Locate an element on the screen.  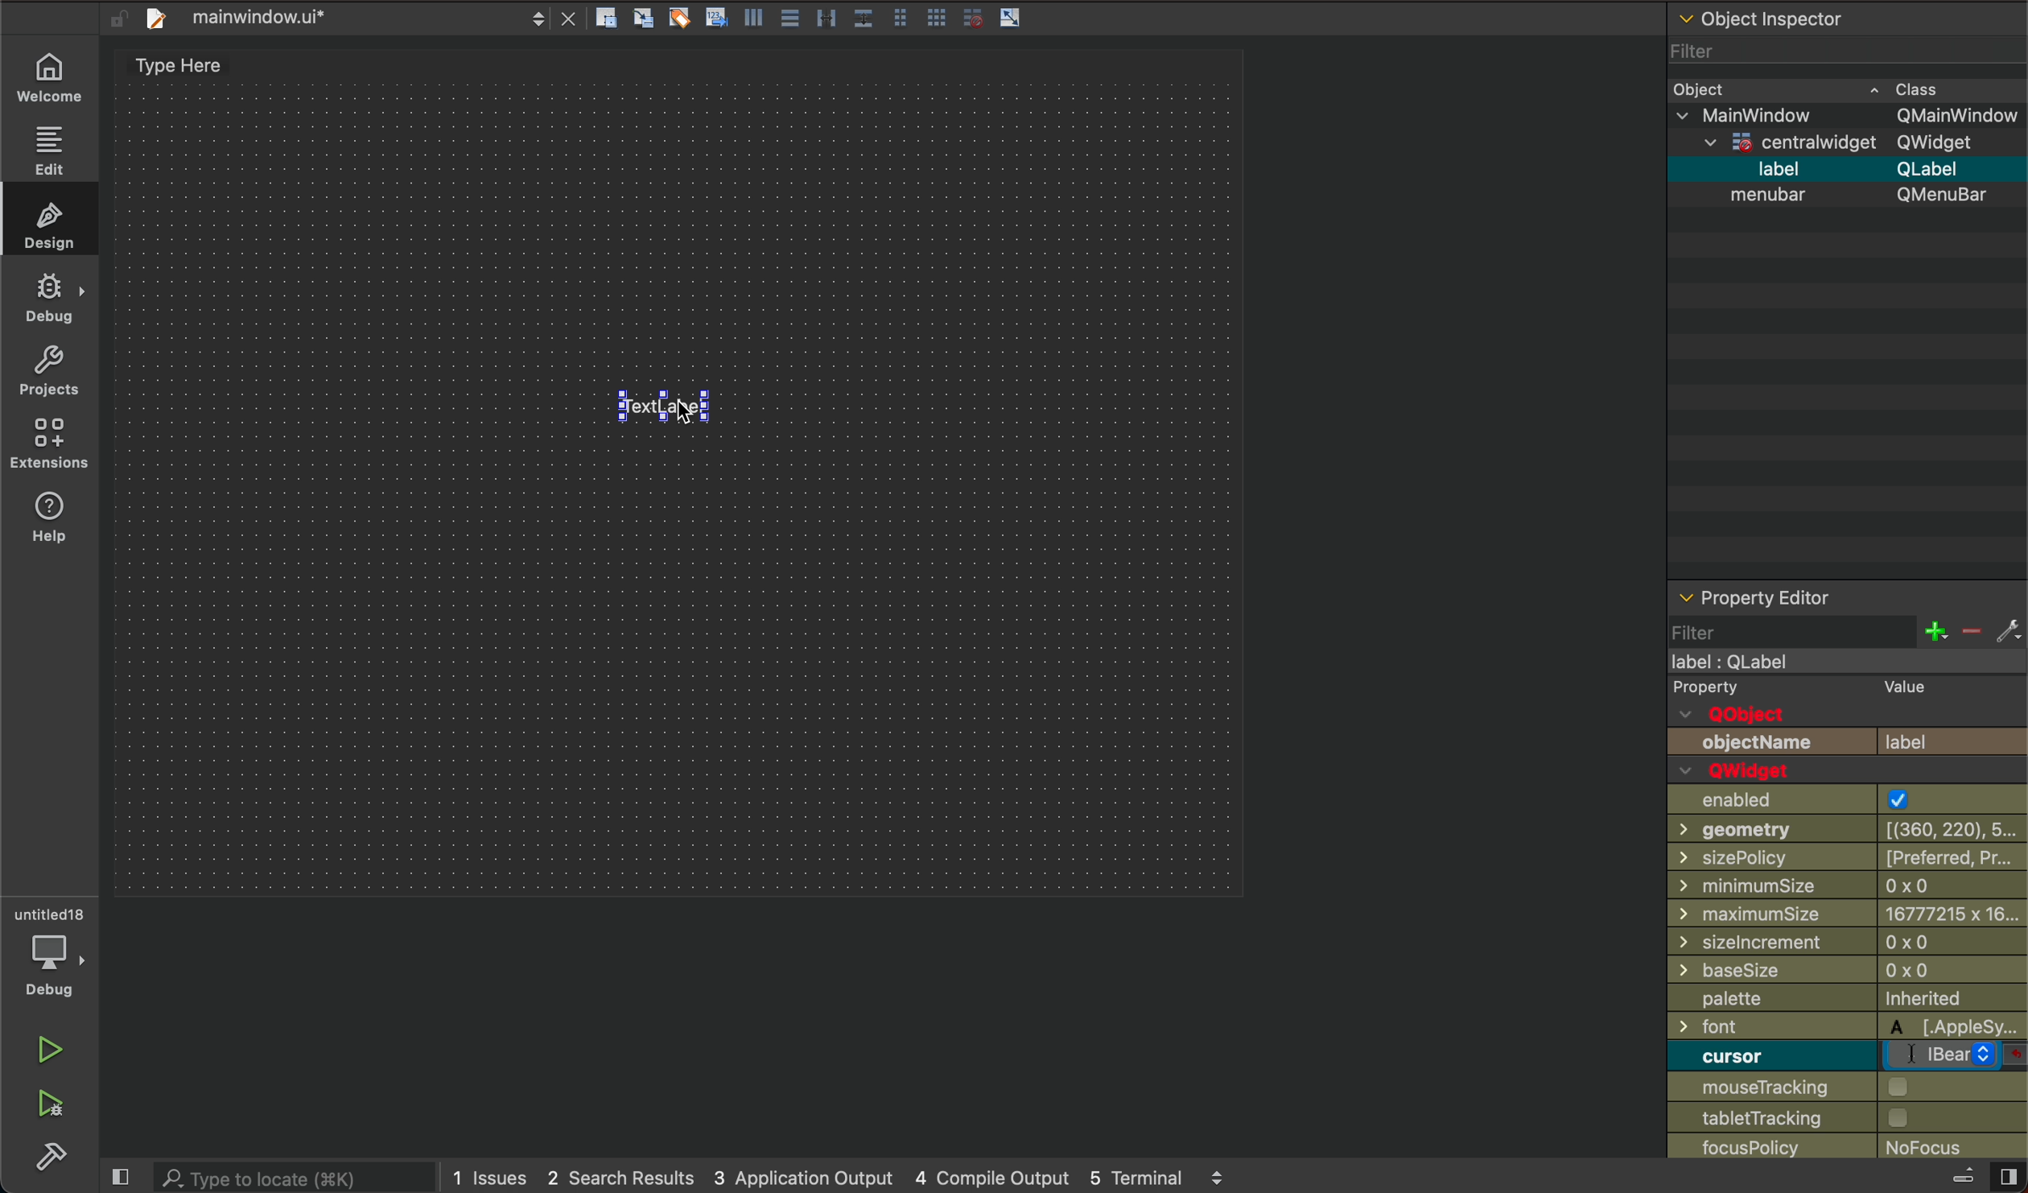
maximumSize is located at coordinates (1746, 912).